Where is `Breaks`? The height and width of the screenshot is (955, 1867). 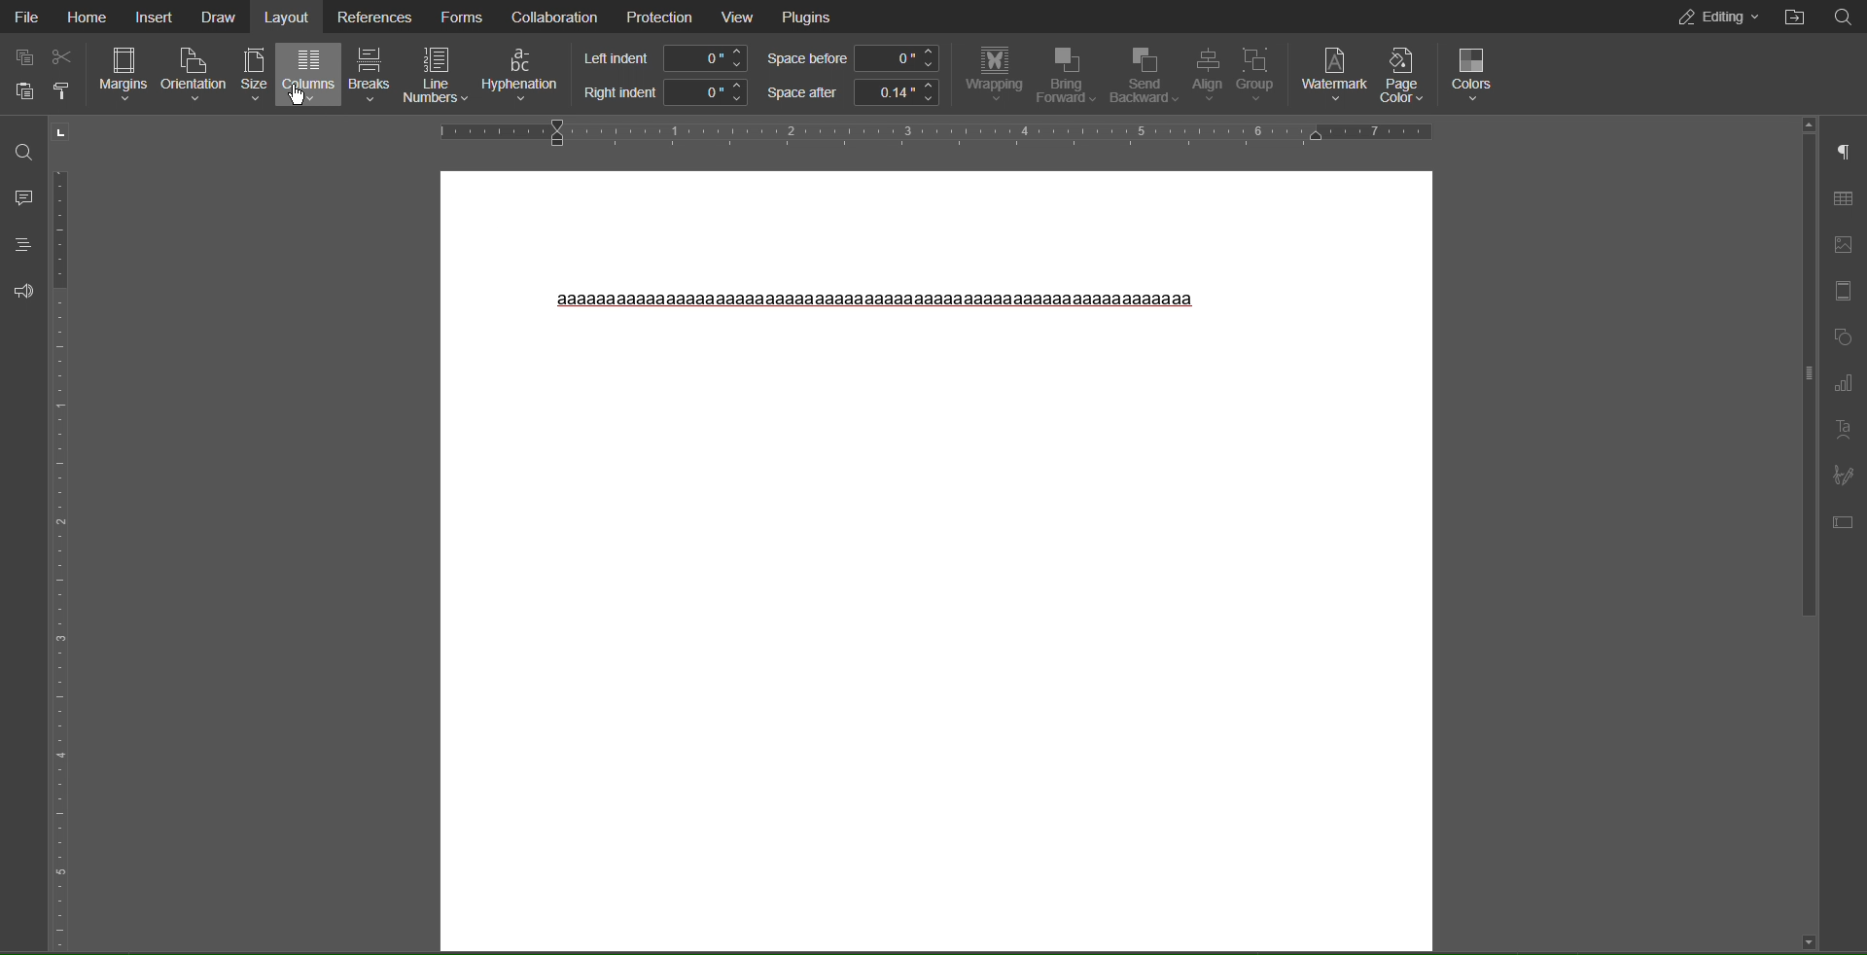
Breaks is located at coordinates (369, 77).